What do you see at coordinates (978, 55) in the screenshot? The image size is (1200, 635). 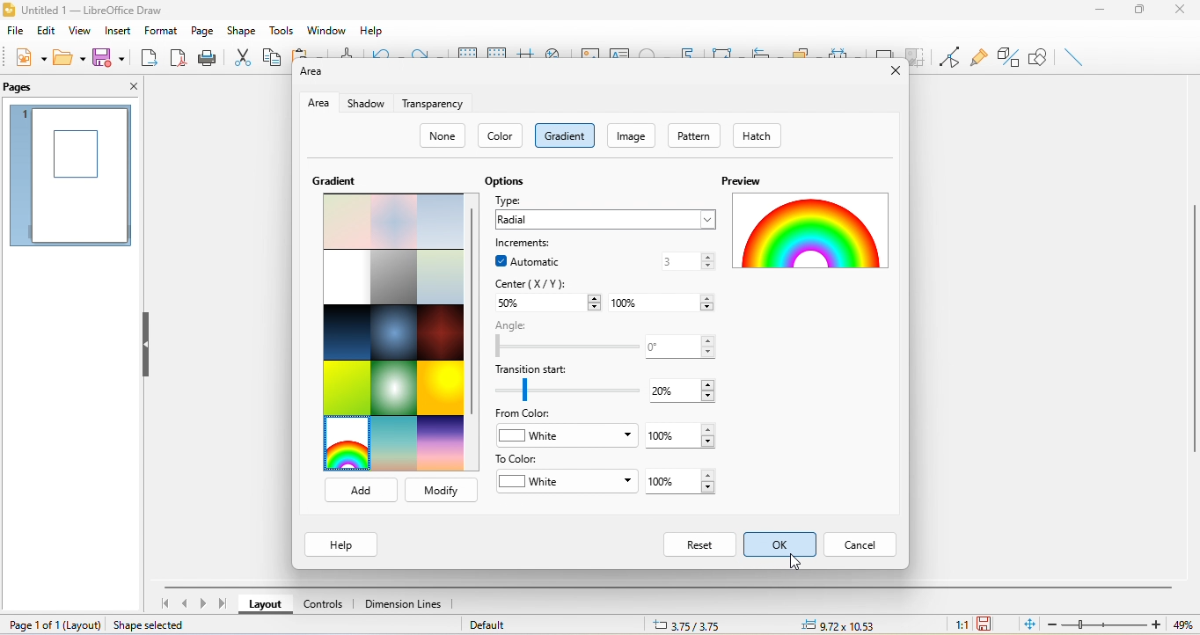 I see `glue point function` at bounding box center [978, 55].